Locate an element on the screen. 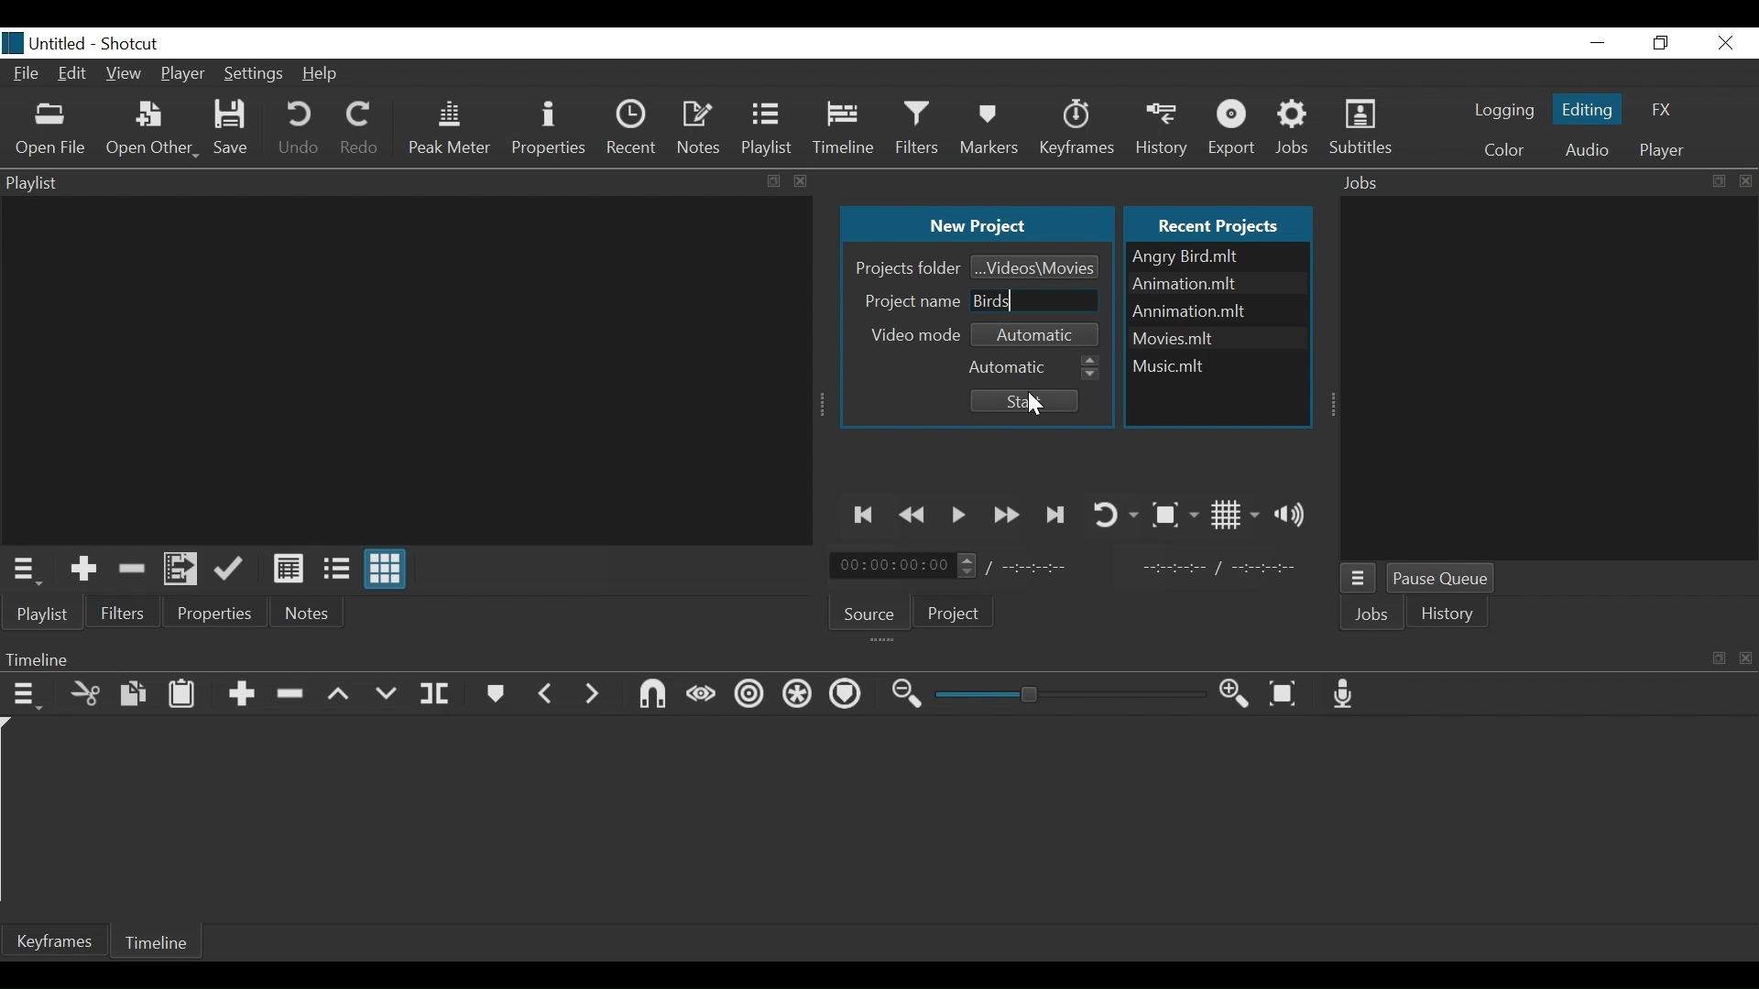 The width and height of the screenshot is (1759, 989). Toggle play or pause (space) is located at coordinates (959, 516).